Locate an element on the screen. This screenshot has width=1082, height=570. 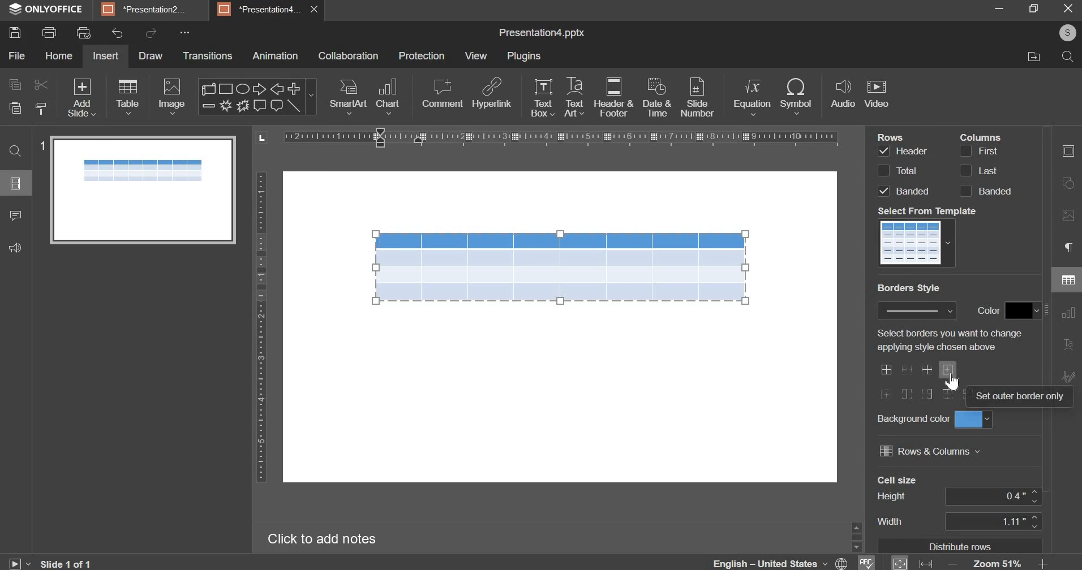
more is located at coordinates (183, 33).